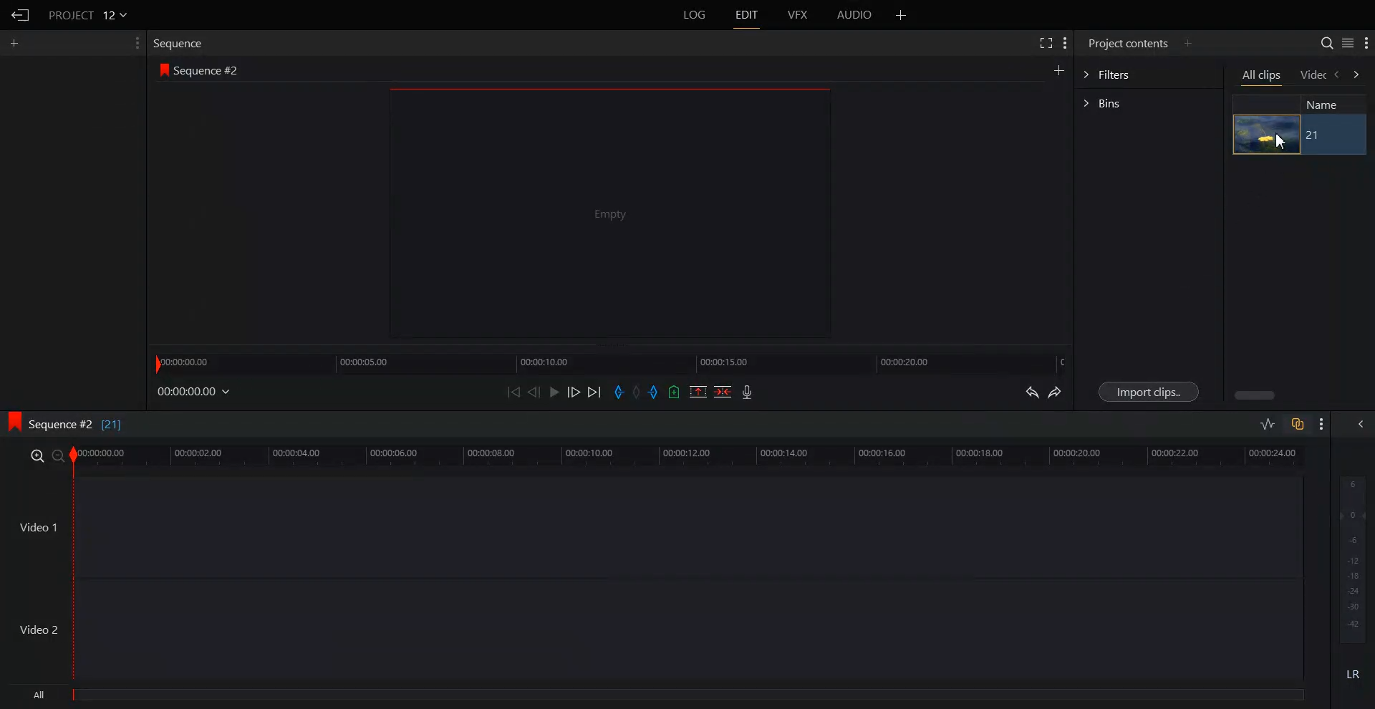 The image size is (1375, 709). Describe the element at coordinates (695, 15) in the screenshot. I see `Log` at that location.